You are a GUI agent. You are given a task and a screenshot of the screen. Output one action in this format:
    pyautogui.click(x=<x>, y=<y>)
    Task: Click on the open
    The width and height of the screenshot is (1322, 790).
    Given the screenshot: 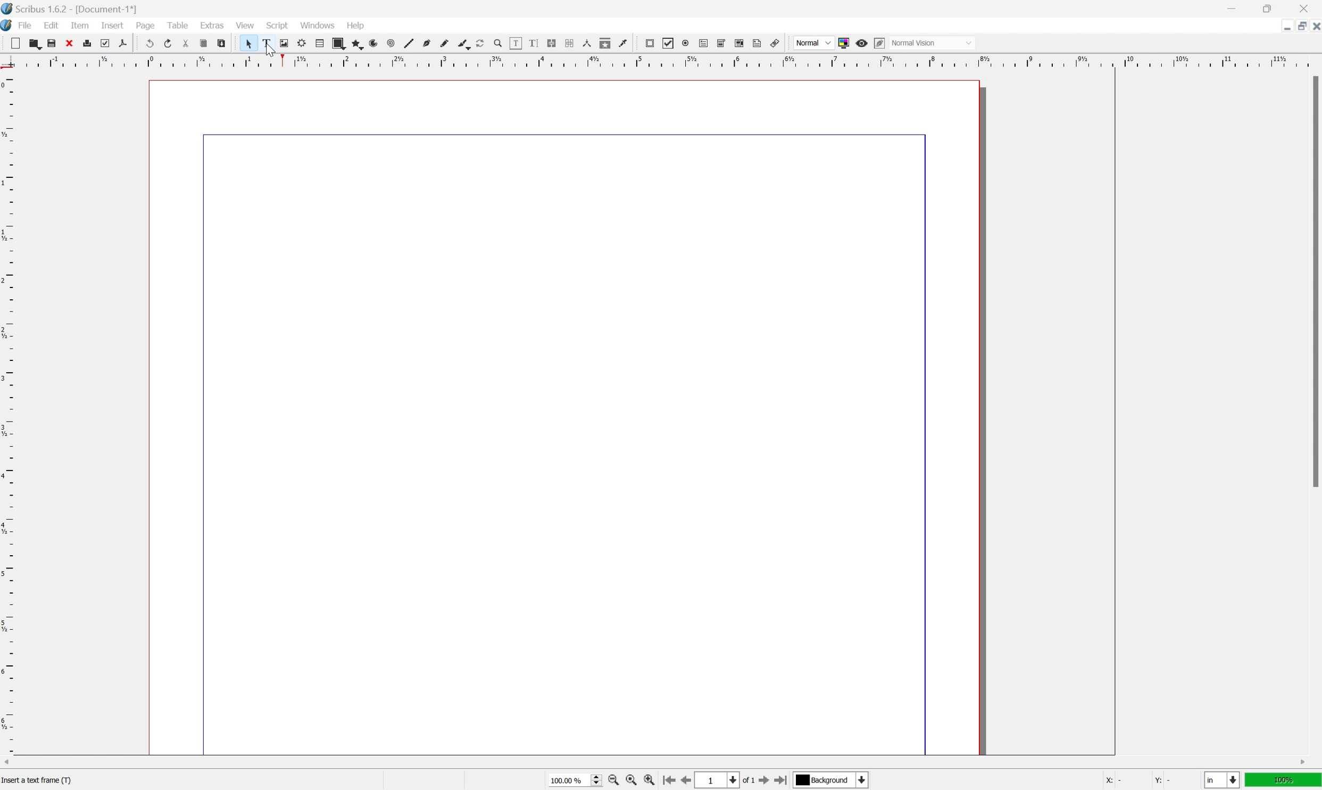 What is the action you would take?
    pyautogui.click(x=37, y=45)
    